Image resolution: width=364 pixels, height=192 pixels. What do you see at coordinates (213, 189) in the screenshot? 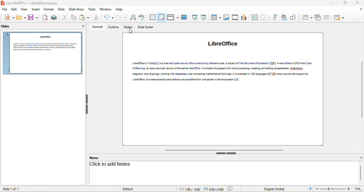
I see `0.00x0.00` at bounding box center [213, 189].